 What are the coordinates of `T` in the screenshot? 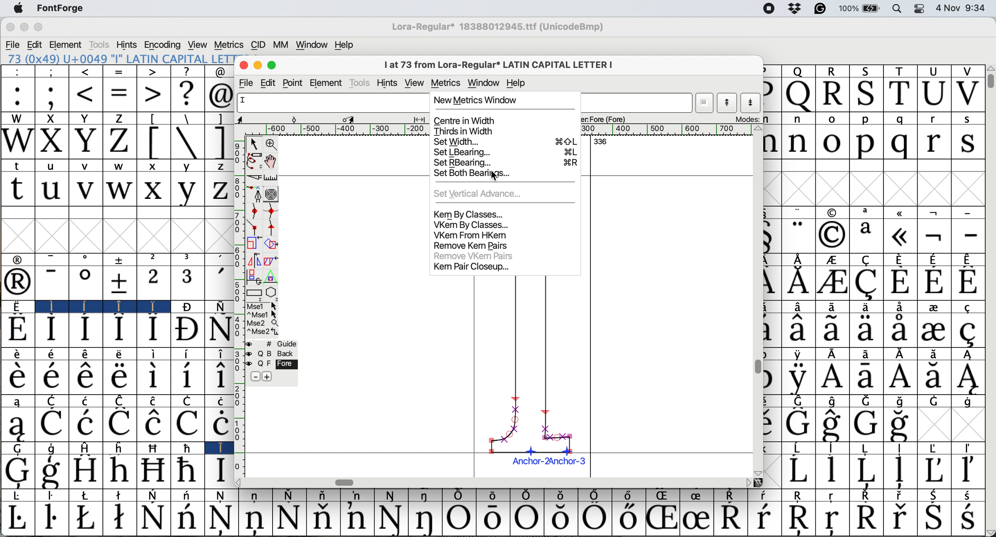 It's located at (900, 94).